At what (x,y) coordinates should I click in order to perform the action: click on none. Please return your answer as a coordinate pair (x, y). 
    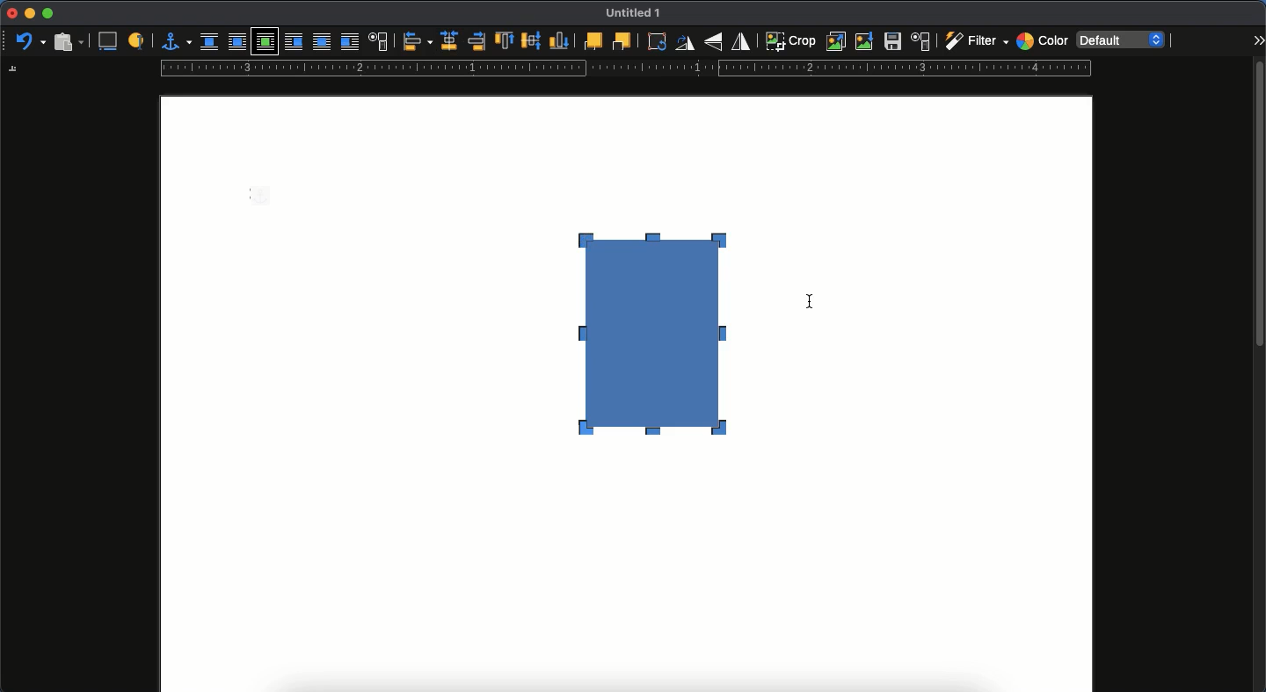
    Looking at the image, I should click on (209, 42).